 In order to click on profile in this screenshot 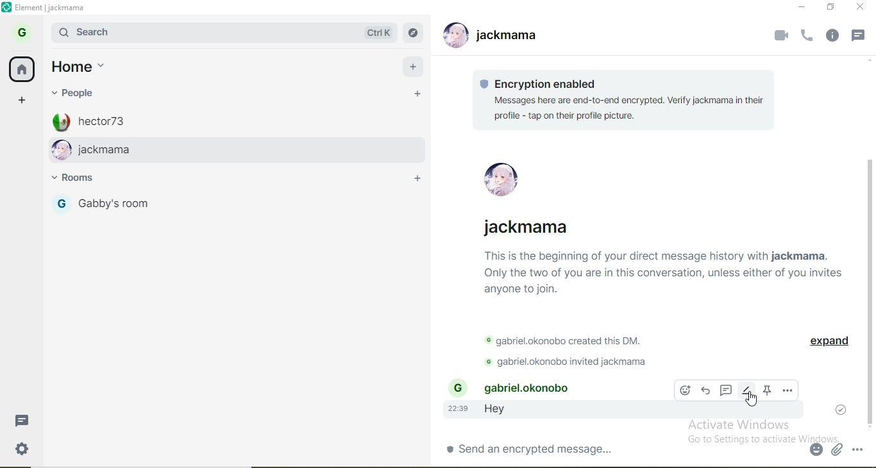, I will do `click(20, 35)`.